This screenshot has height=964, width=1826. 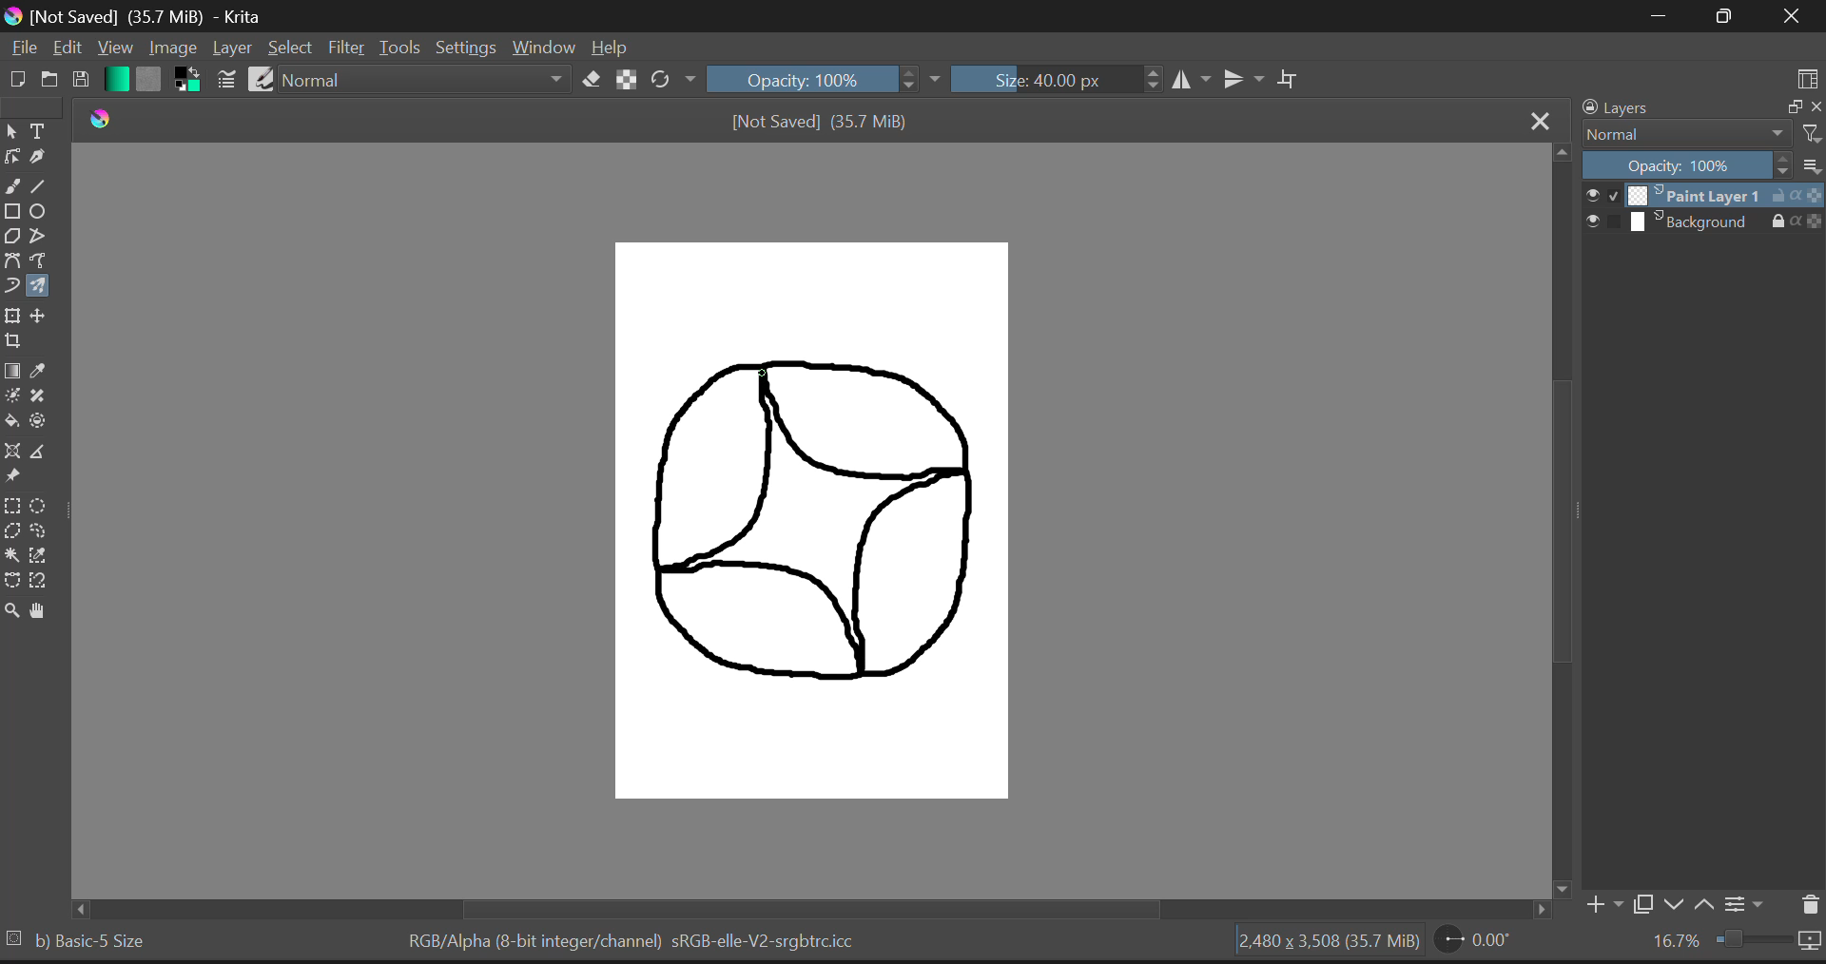 I want to click on Krita Logo, so click(x=99, y=118).